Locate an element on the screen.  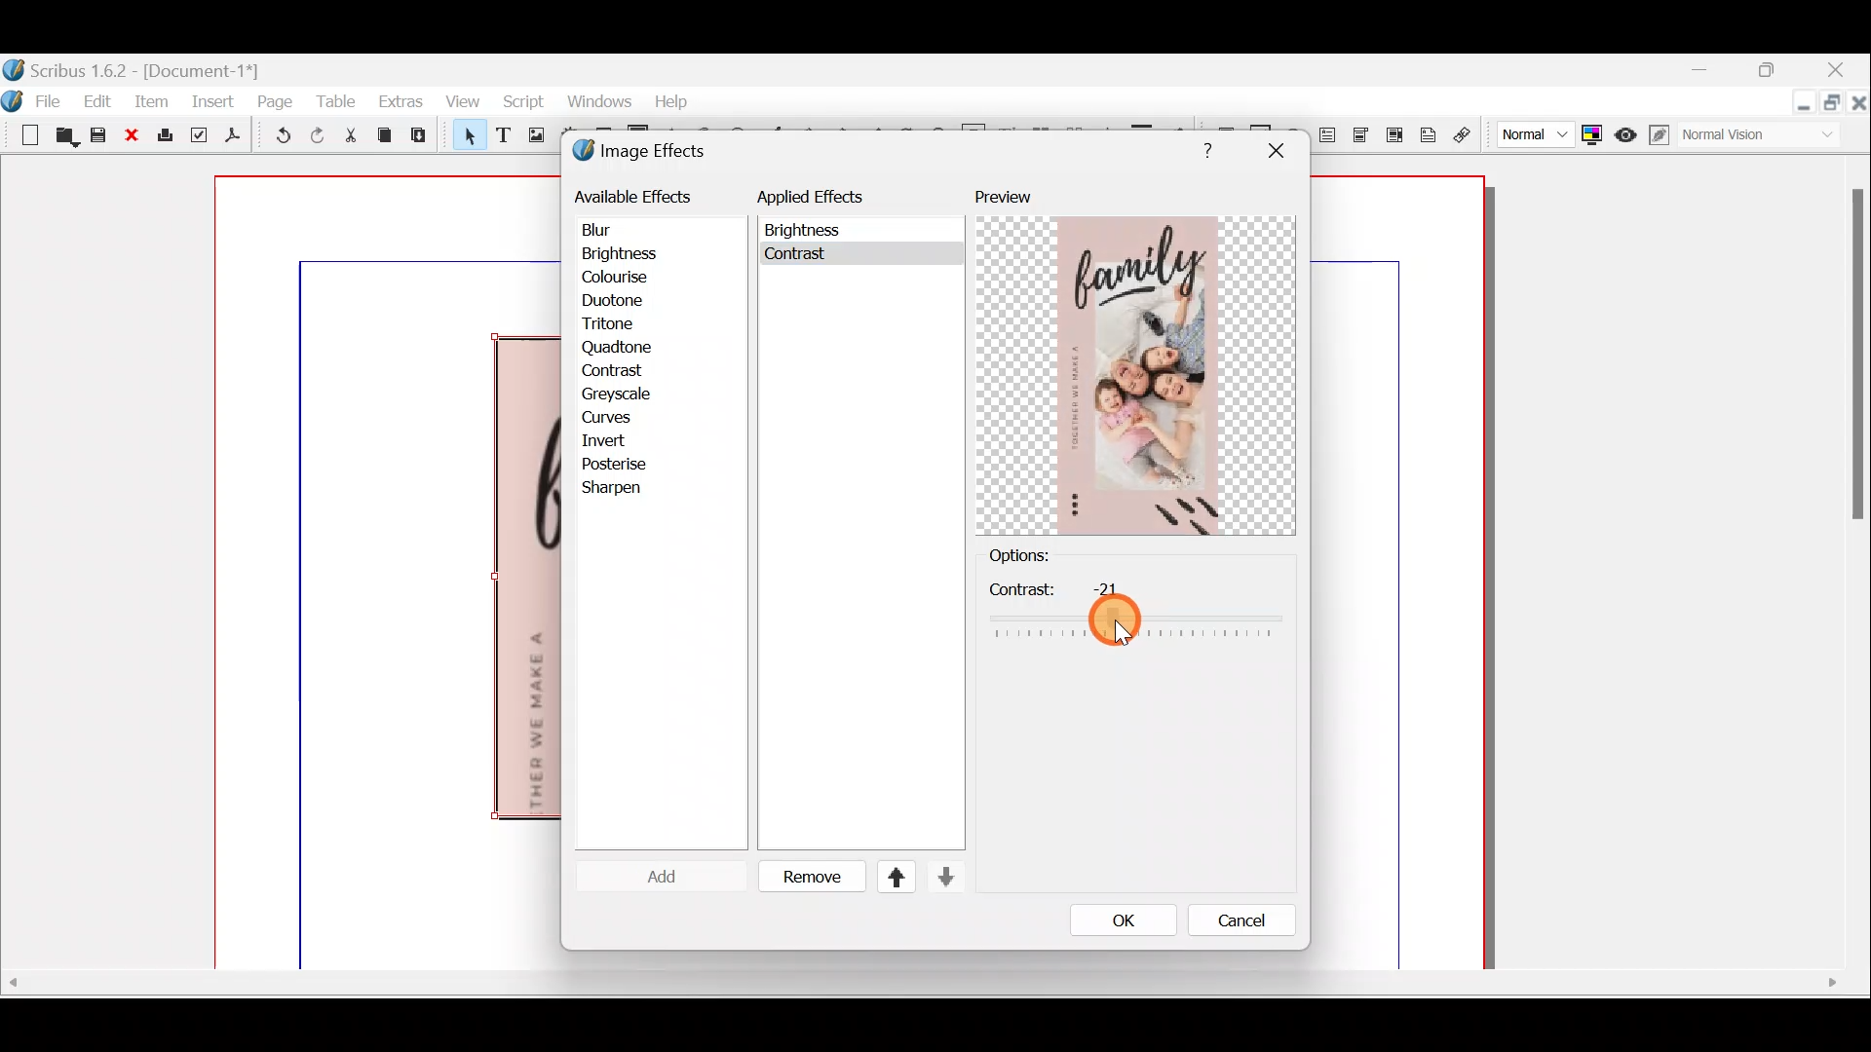
Colourise is located at coordinates (625, 279).